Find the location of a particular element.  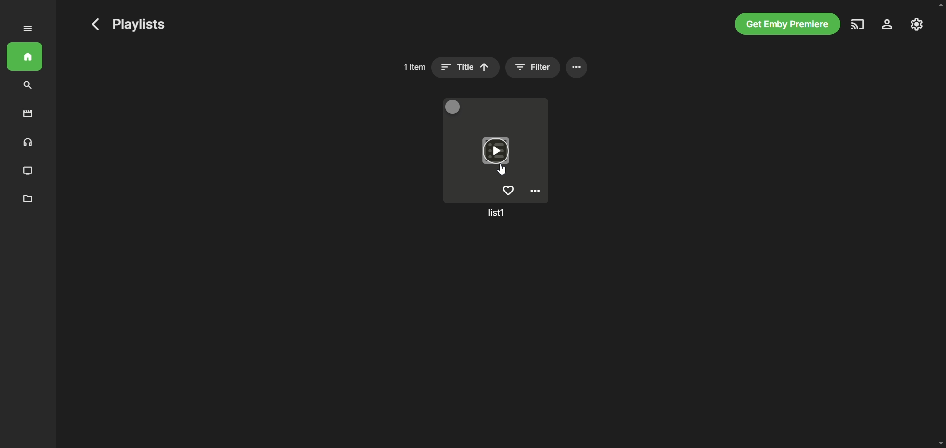

metadata manager is located at coordinates (28, 199).